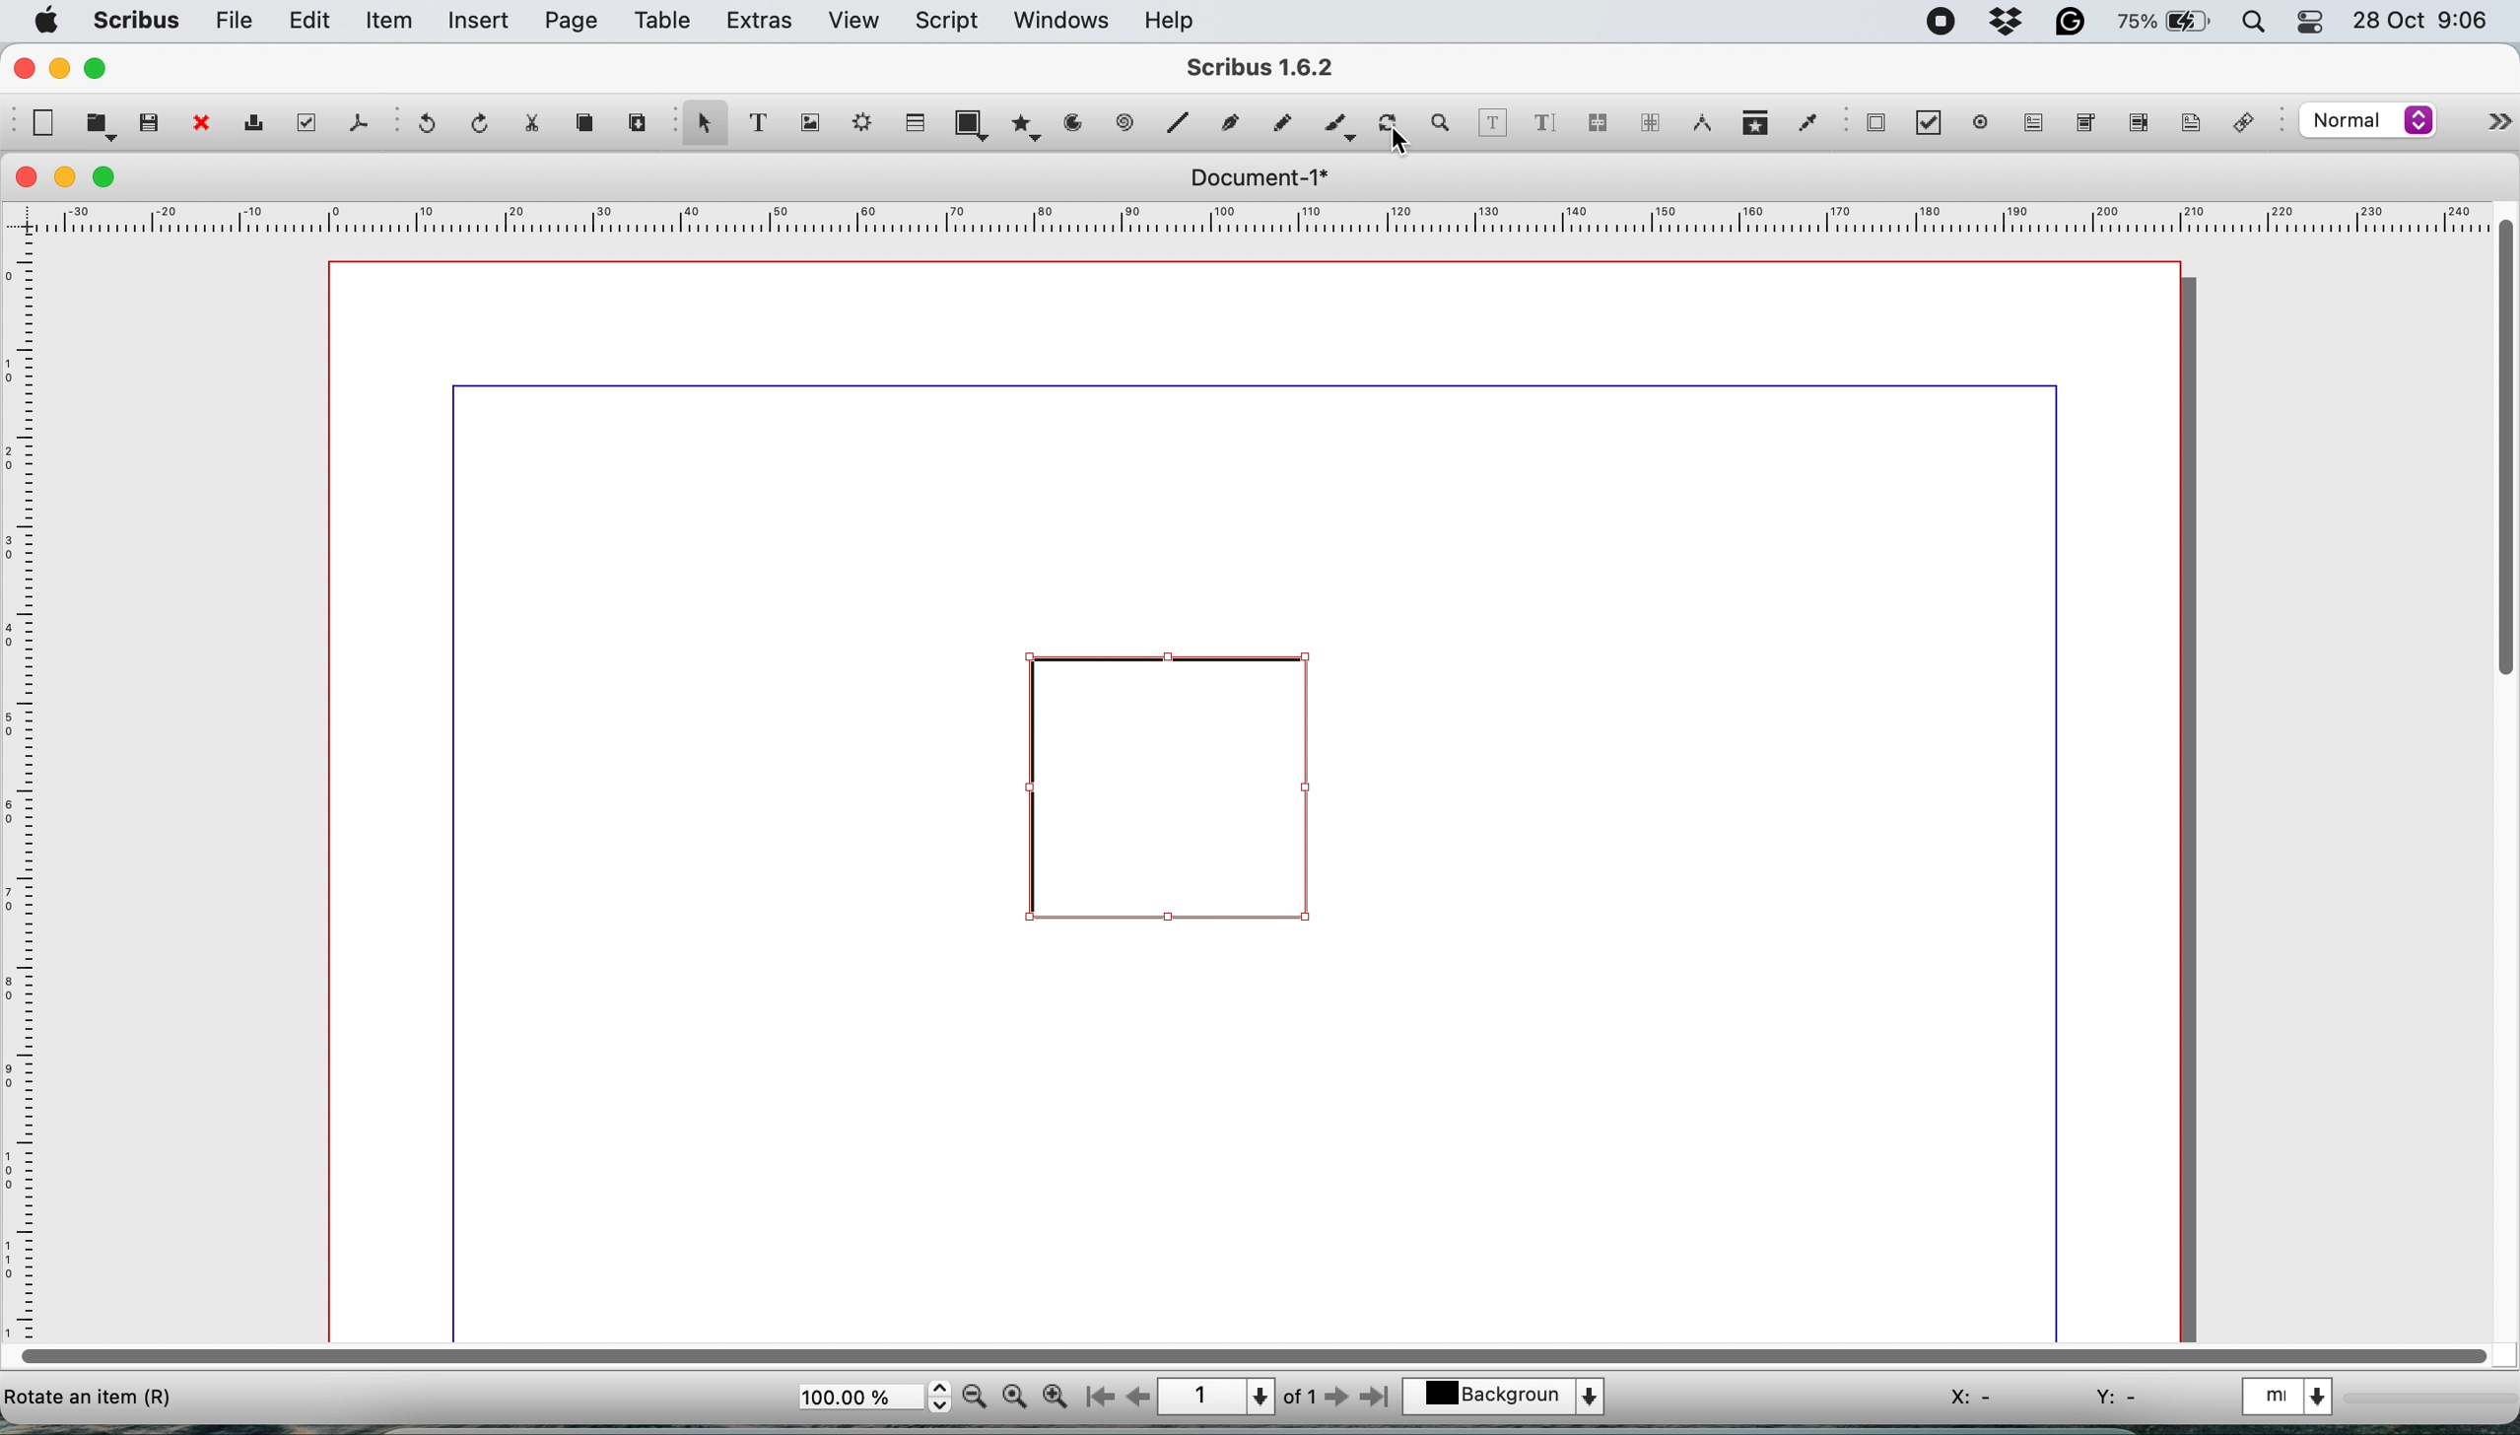  What do you see at coordinates (872, 1398) in the screenshot?
I see `zoom scale` at bounding box center [872, 1398].